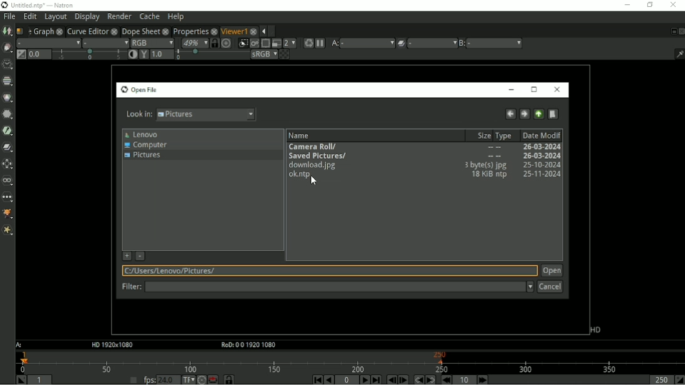 The height and width of the screenshot is (385, 685). Describe the element at coordinates (263, 54) in the screenshot. I see `Color process` at that location.